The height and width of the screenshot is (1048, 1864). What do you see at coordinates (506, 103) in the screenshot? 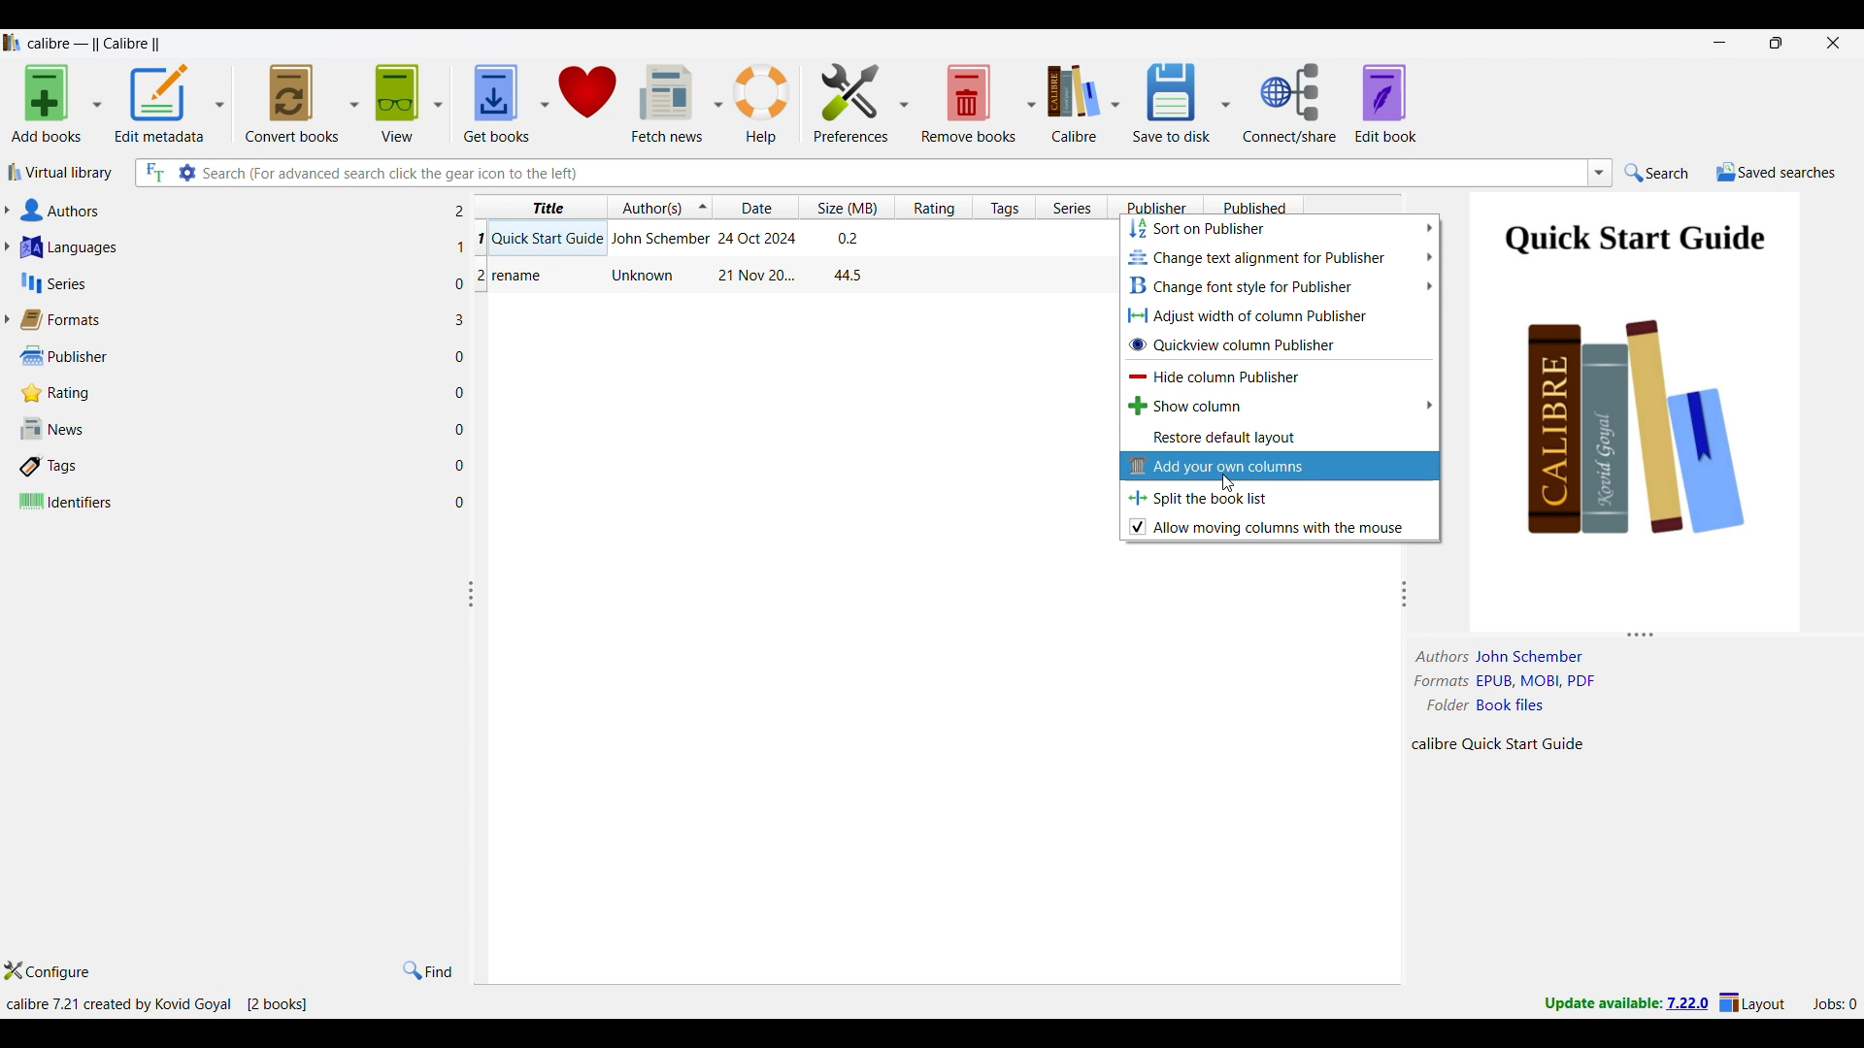
I see `Options to get books` at bounding box center [506, 103].